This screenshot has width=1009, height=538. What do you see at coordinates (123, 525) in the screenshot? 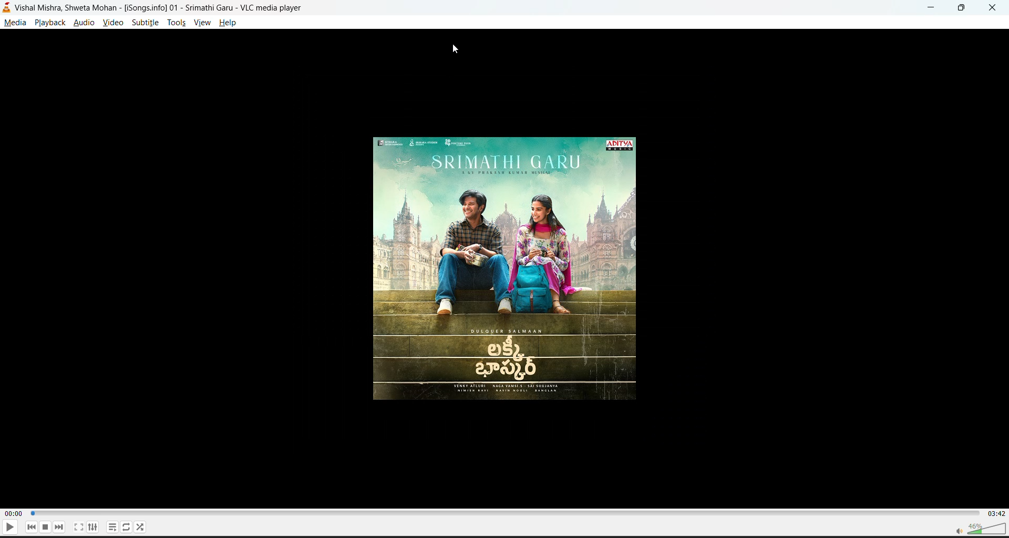
I see `loop` at bounding box center [123, 525].